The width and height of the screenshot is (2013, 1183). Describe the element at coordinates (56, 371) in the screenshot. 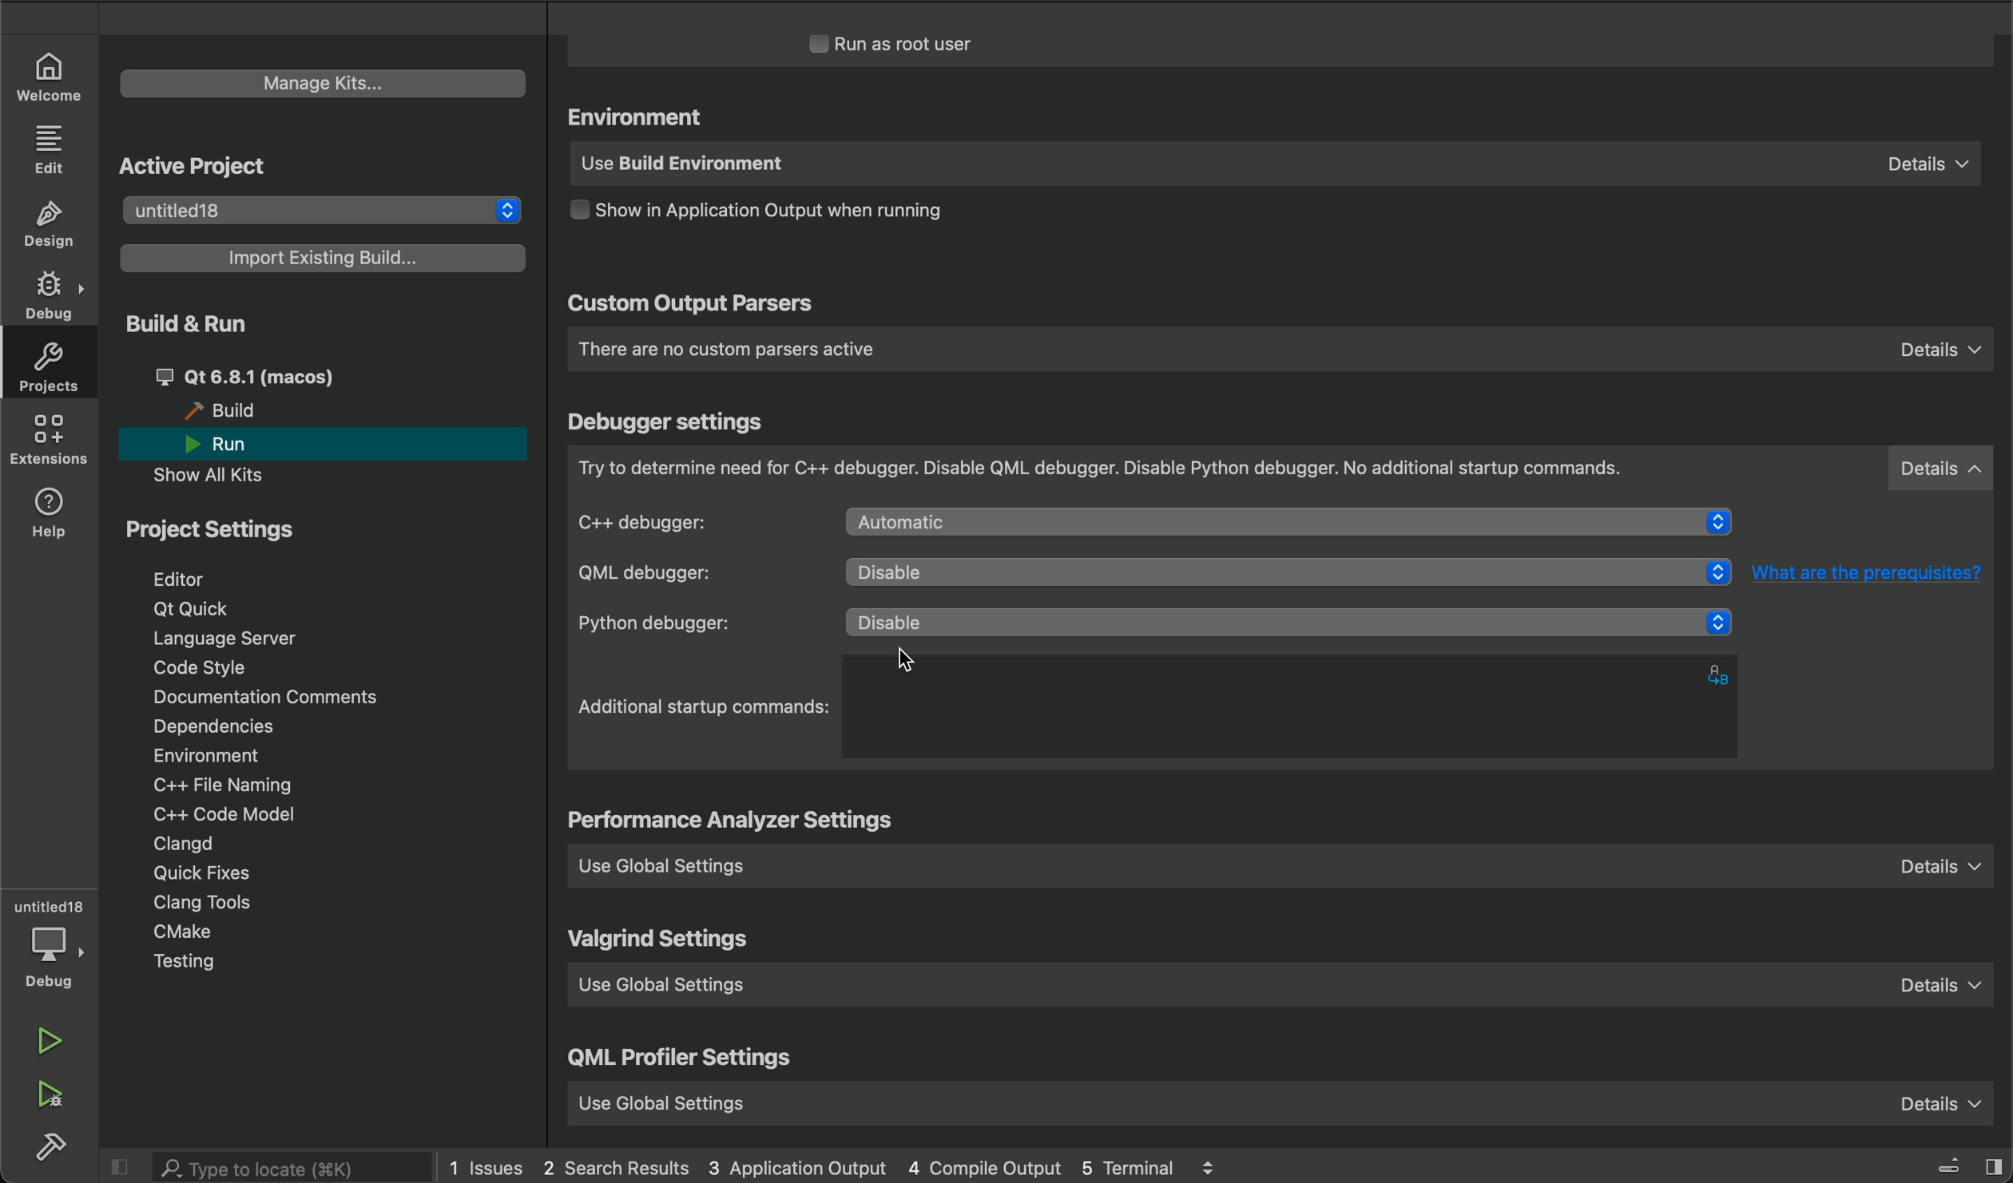

I see `projects` at that location.